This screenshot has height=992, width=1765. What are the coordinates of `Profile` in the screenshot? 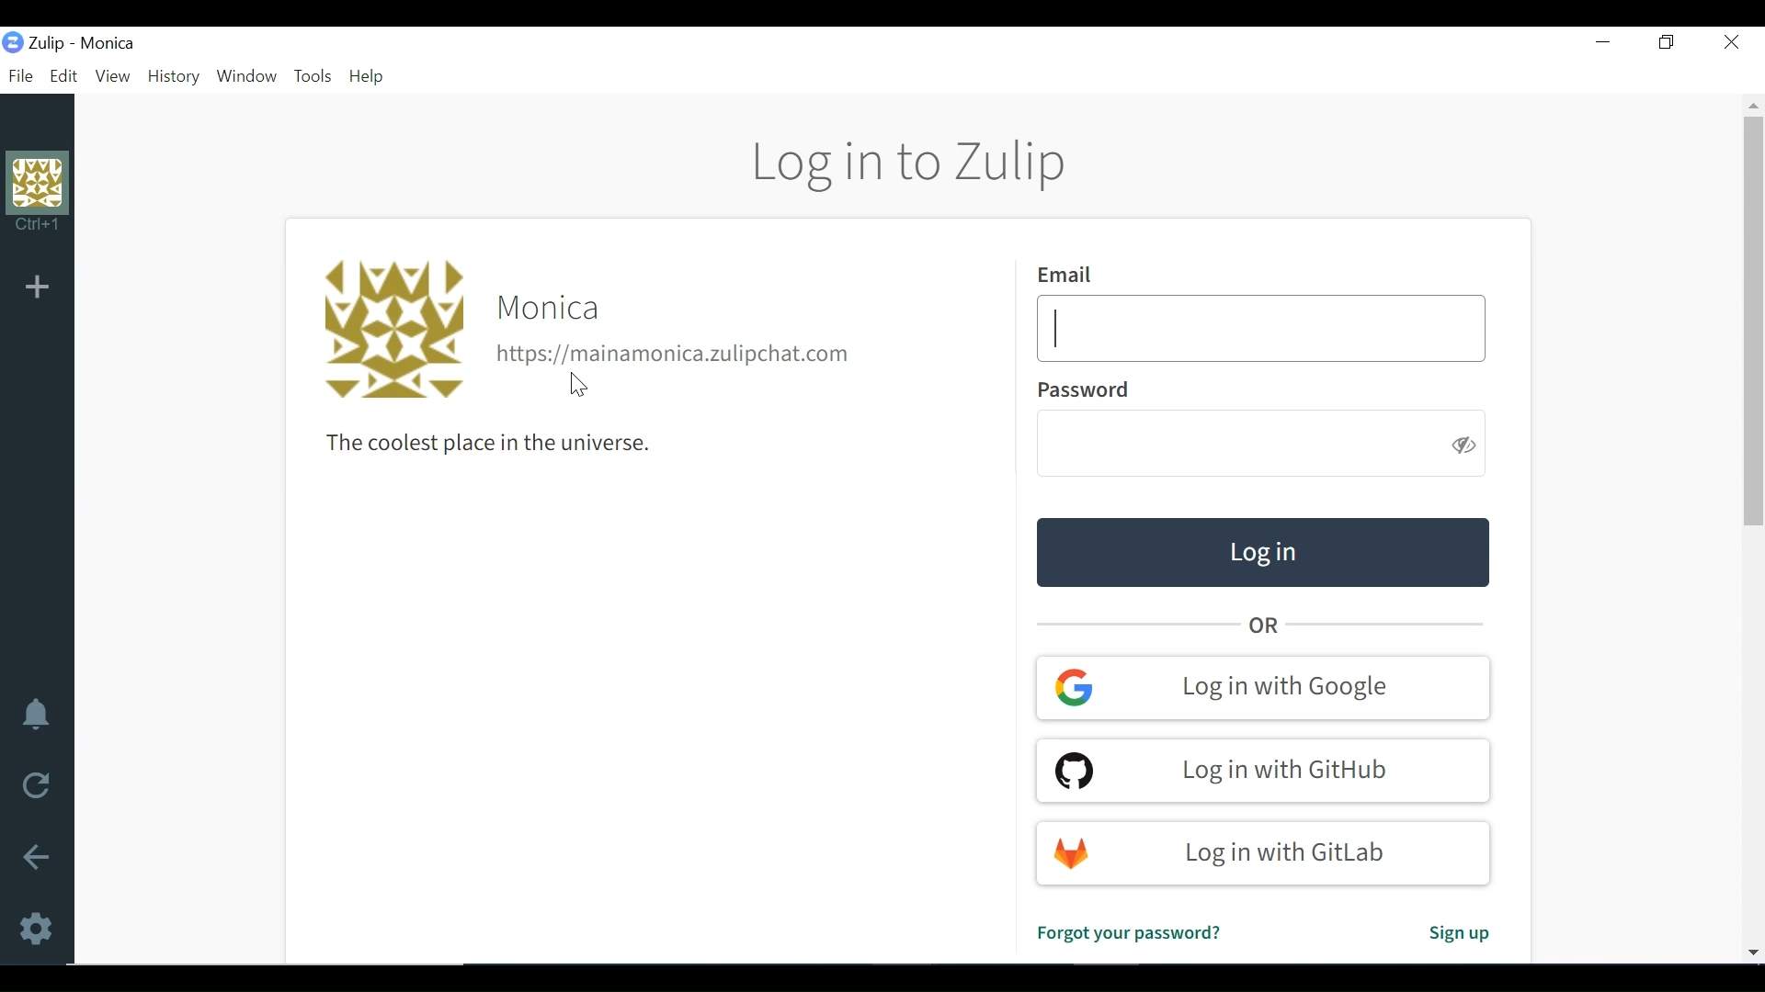 It's located at (38, 197).